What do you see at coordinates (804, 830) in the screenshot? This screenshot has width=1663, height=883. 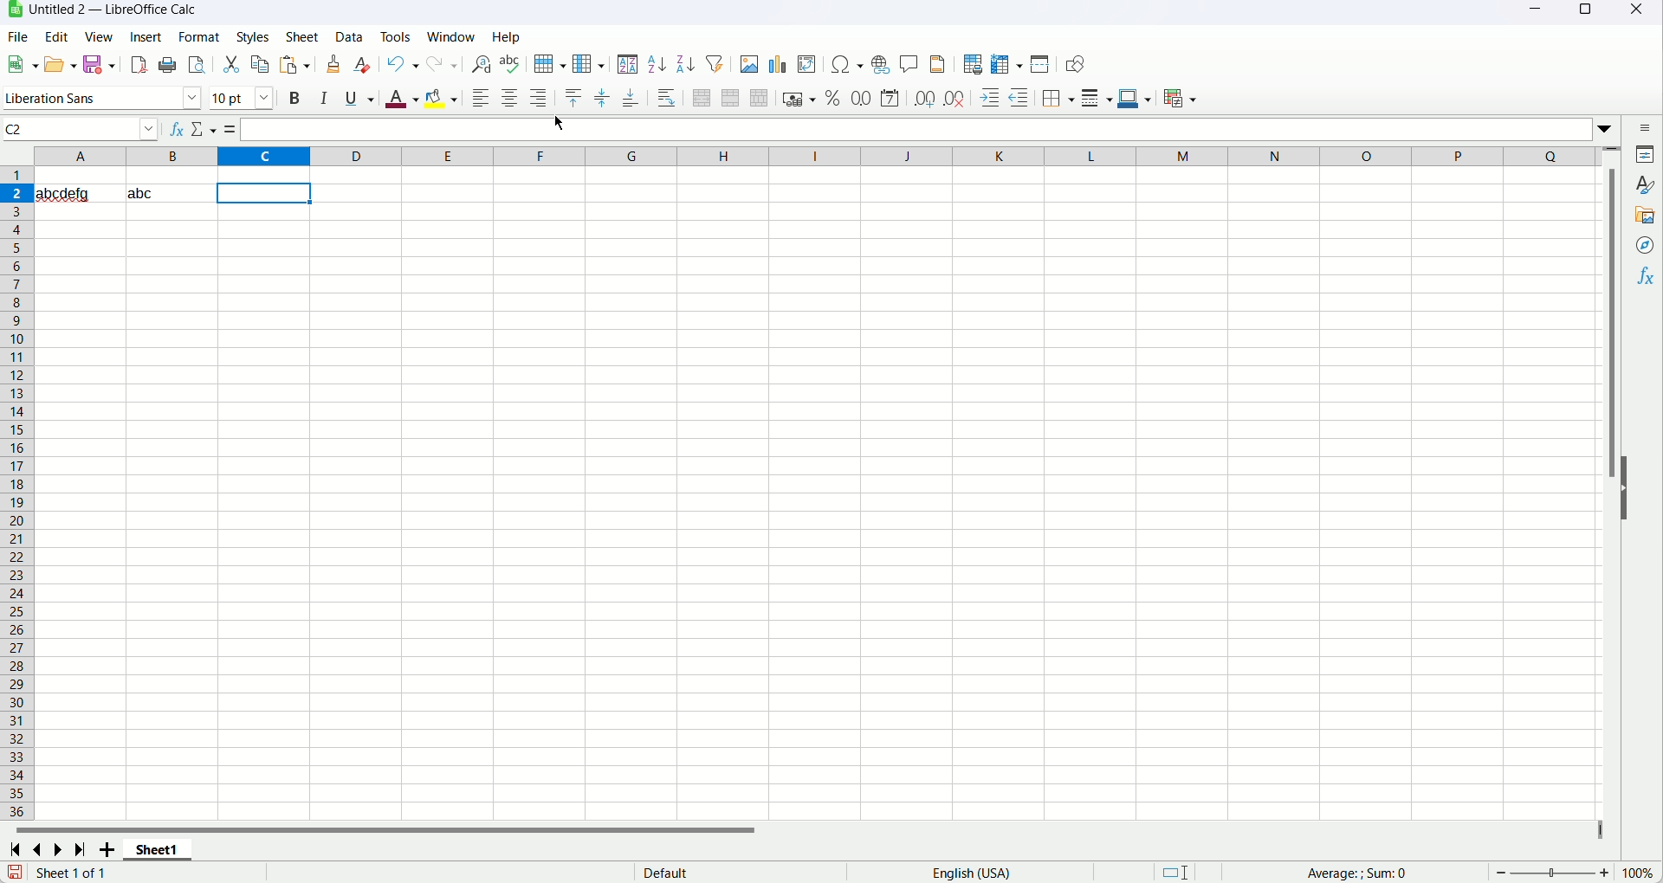 I see `horizontal scroll bar` at bounding box center [804, 830].